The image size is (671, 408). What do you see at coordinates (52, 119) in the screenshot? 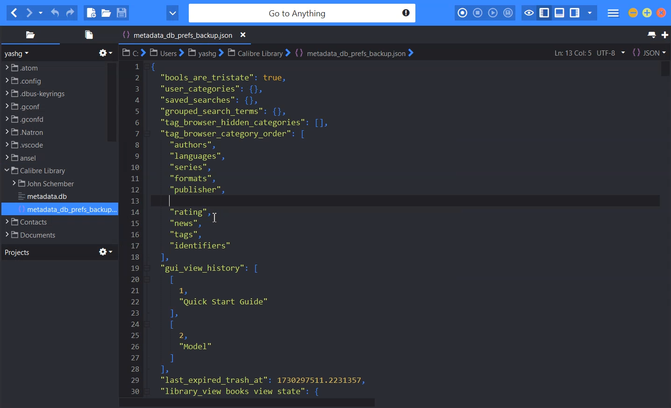
I see `File` at bounding box center [52, 119].